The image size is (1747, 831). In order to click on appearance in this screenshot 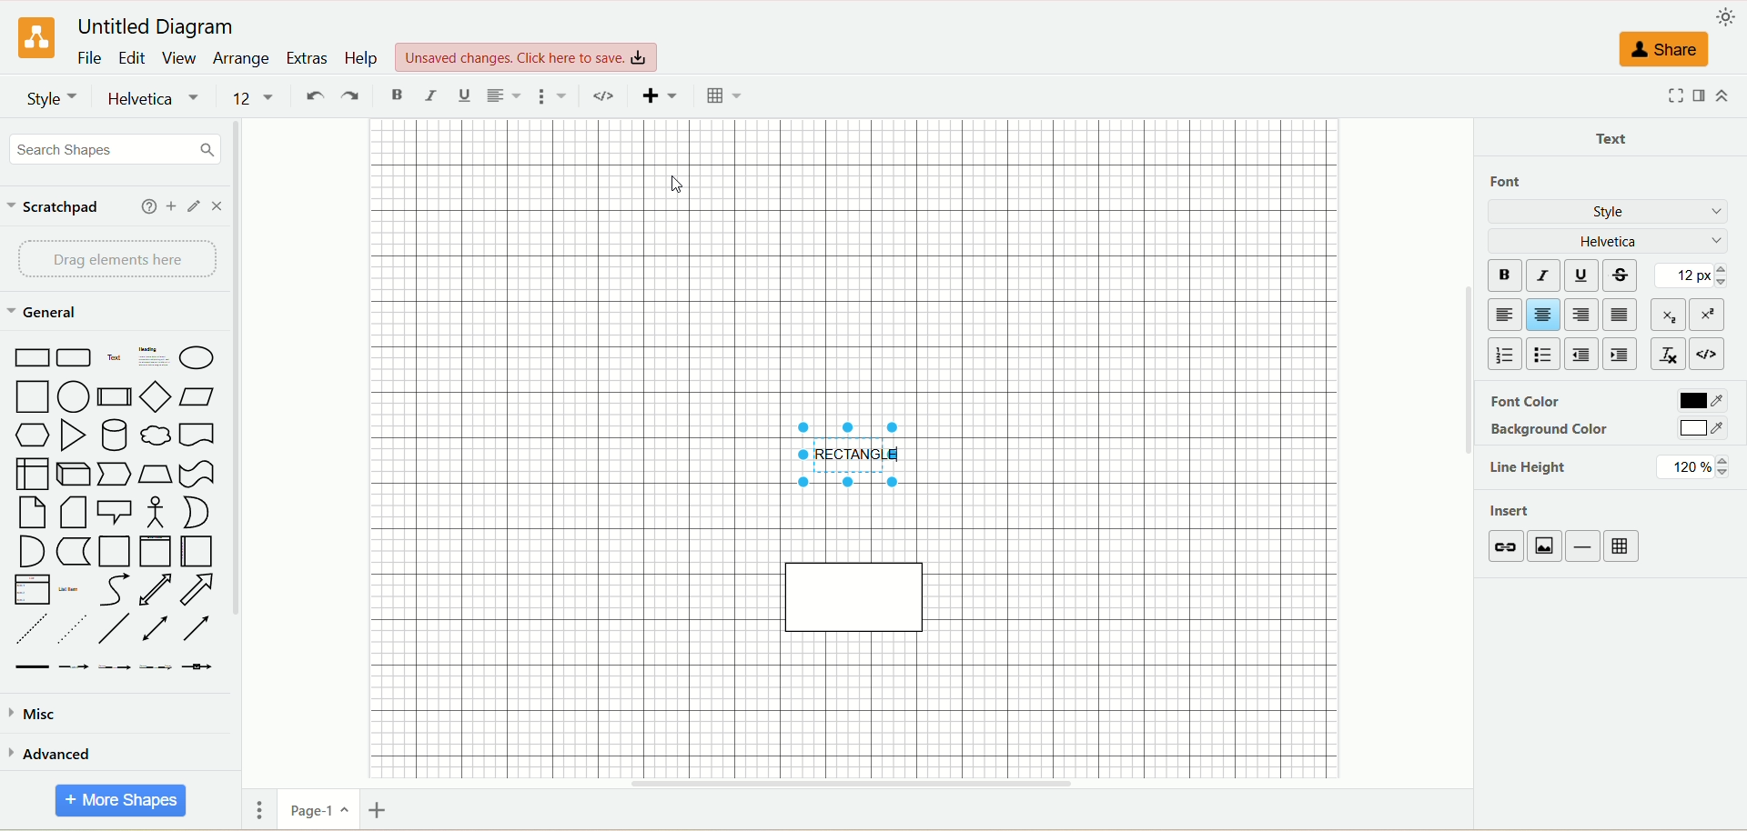, I will do `click(1729, 16)`.